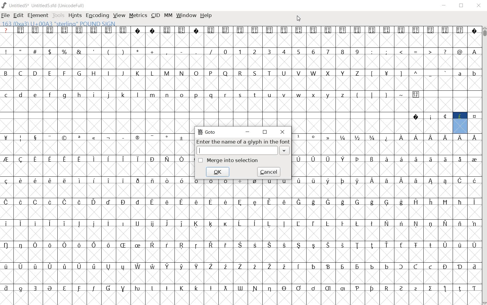 This screenshot has height=305, width=487. What do you see at coordinates (479, 6) in the screenshot?
I see `CLOSE` at bounding box center [479, 6].